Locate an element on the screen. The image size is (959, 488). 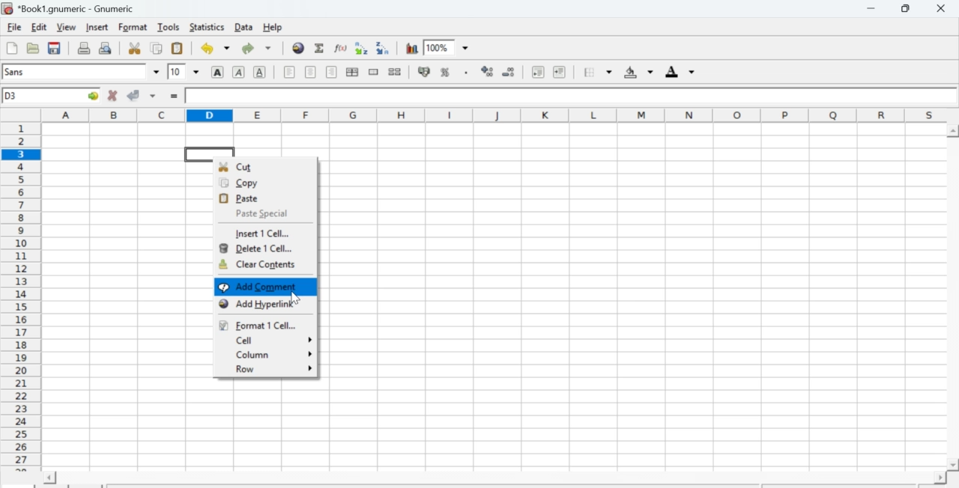
scroll down is located at coordinates (953, 466).